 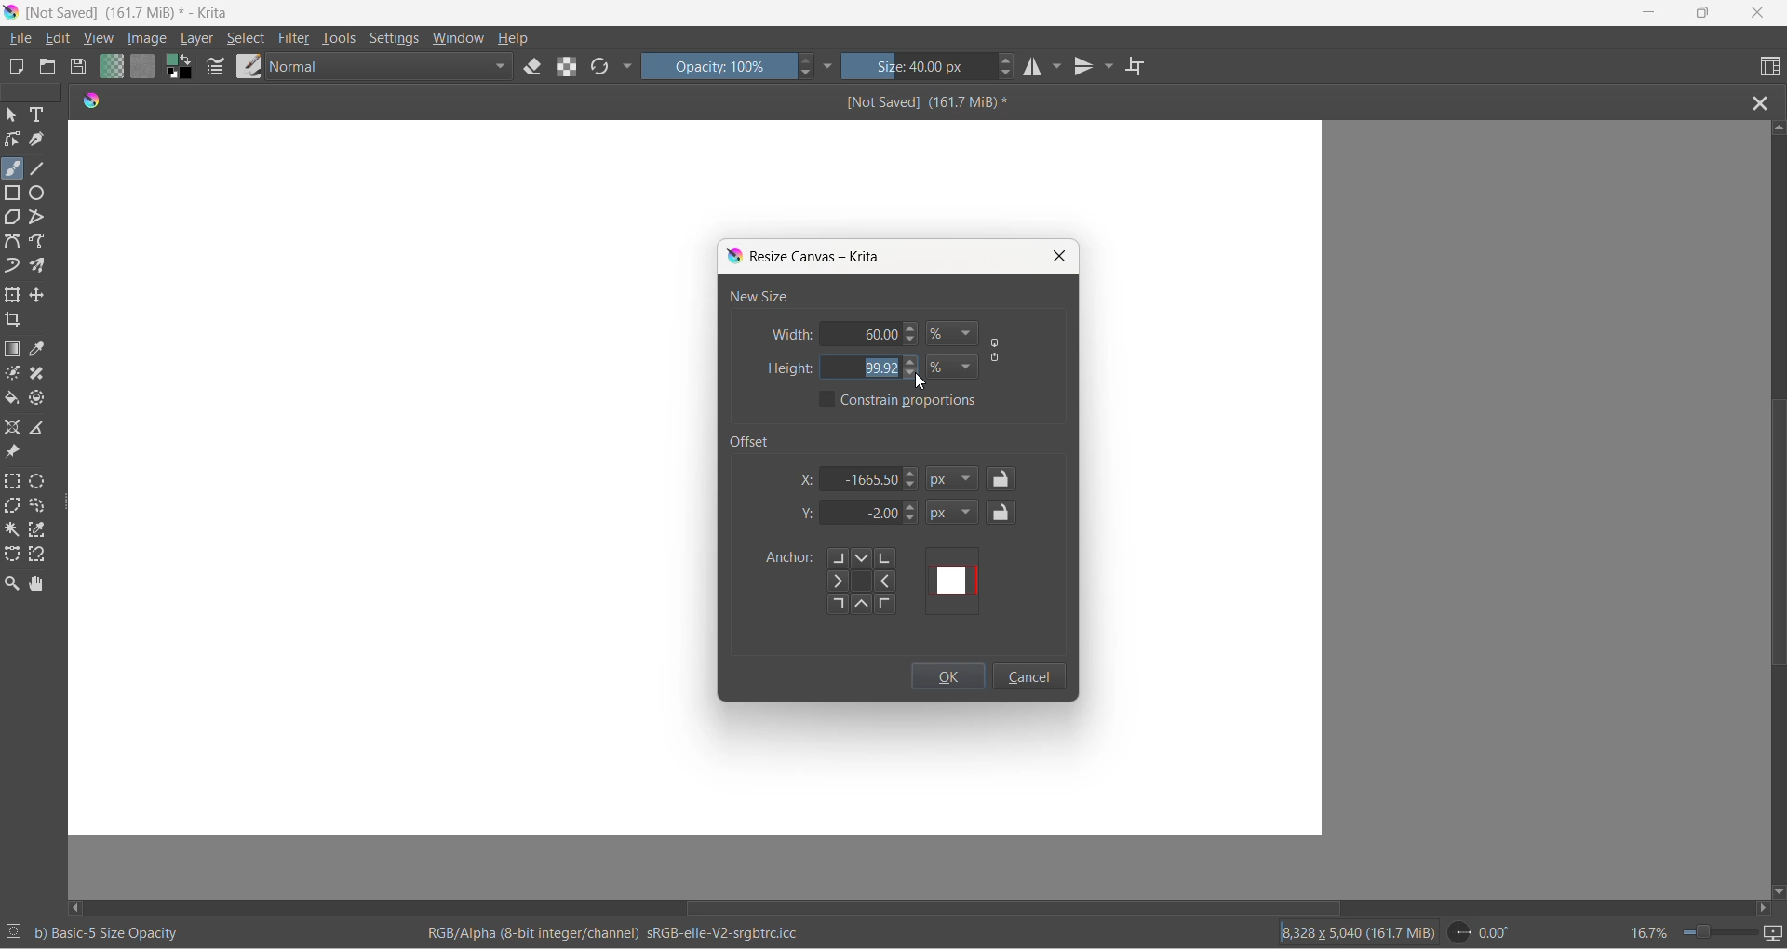 I want to click on move a layer, so click(x=40, y=296).